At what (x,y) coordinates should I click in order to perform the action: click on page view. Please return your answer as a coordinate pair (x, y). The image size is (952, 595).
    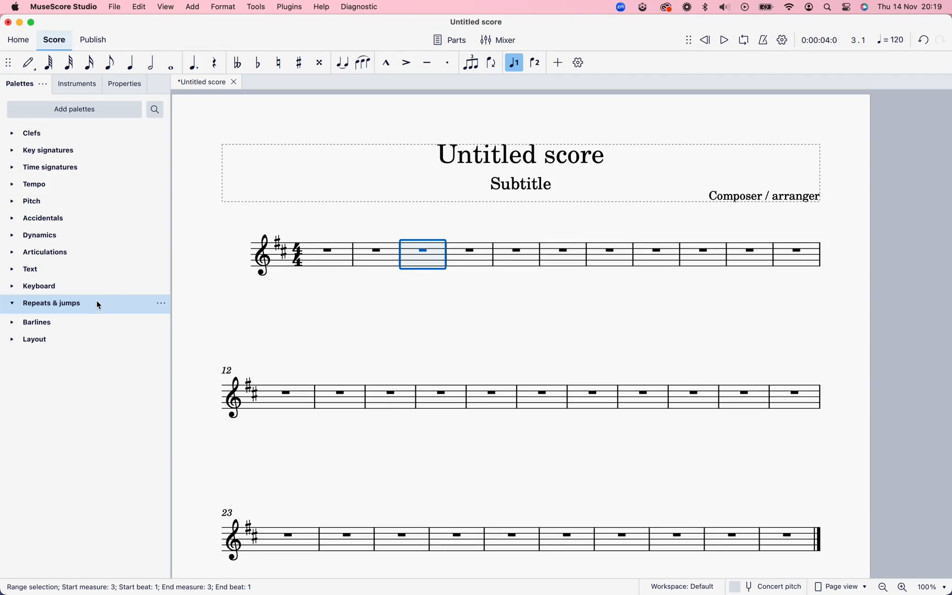
    Looking at the image, I should click on (841, 587).